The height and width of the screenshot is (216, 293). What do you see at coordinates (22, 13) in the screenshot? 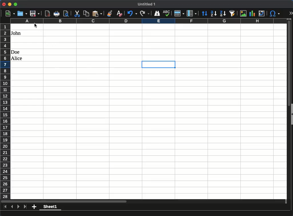
I see `open` at bounding box center [22, 13].